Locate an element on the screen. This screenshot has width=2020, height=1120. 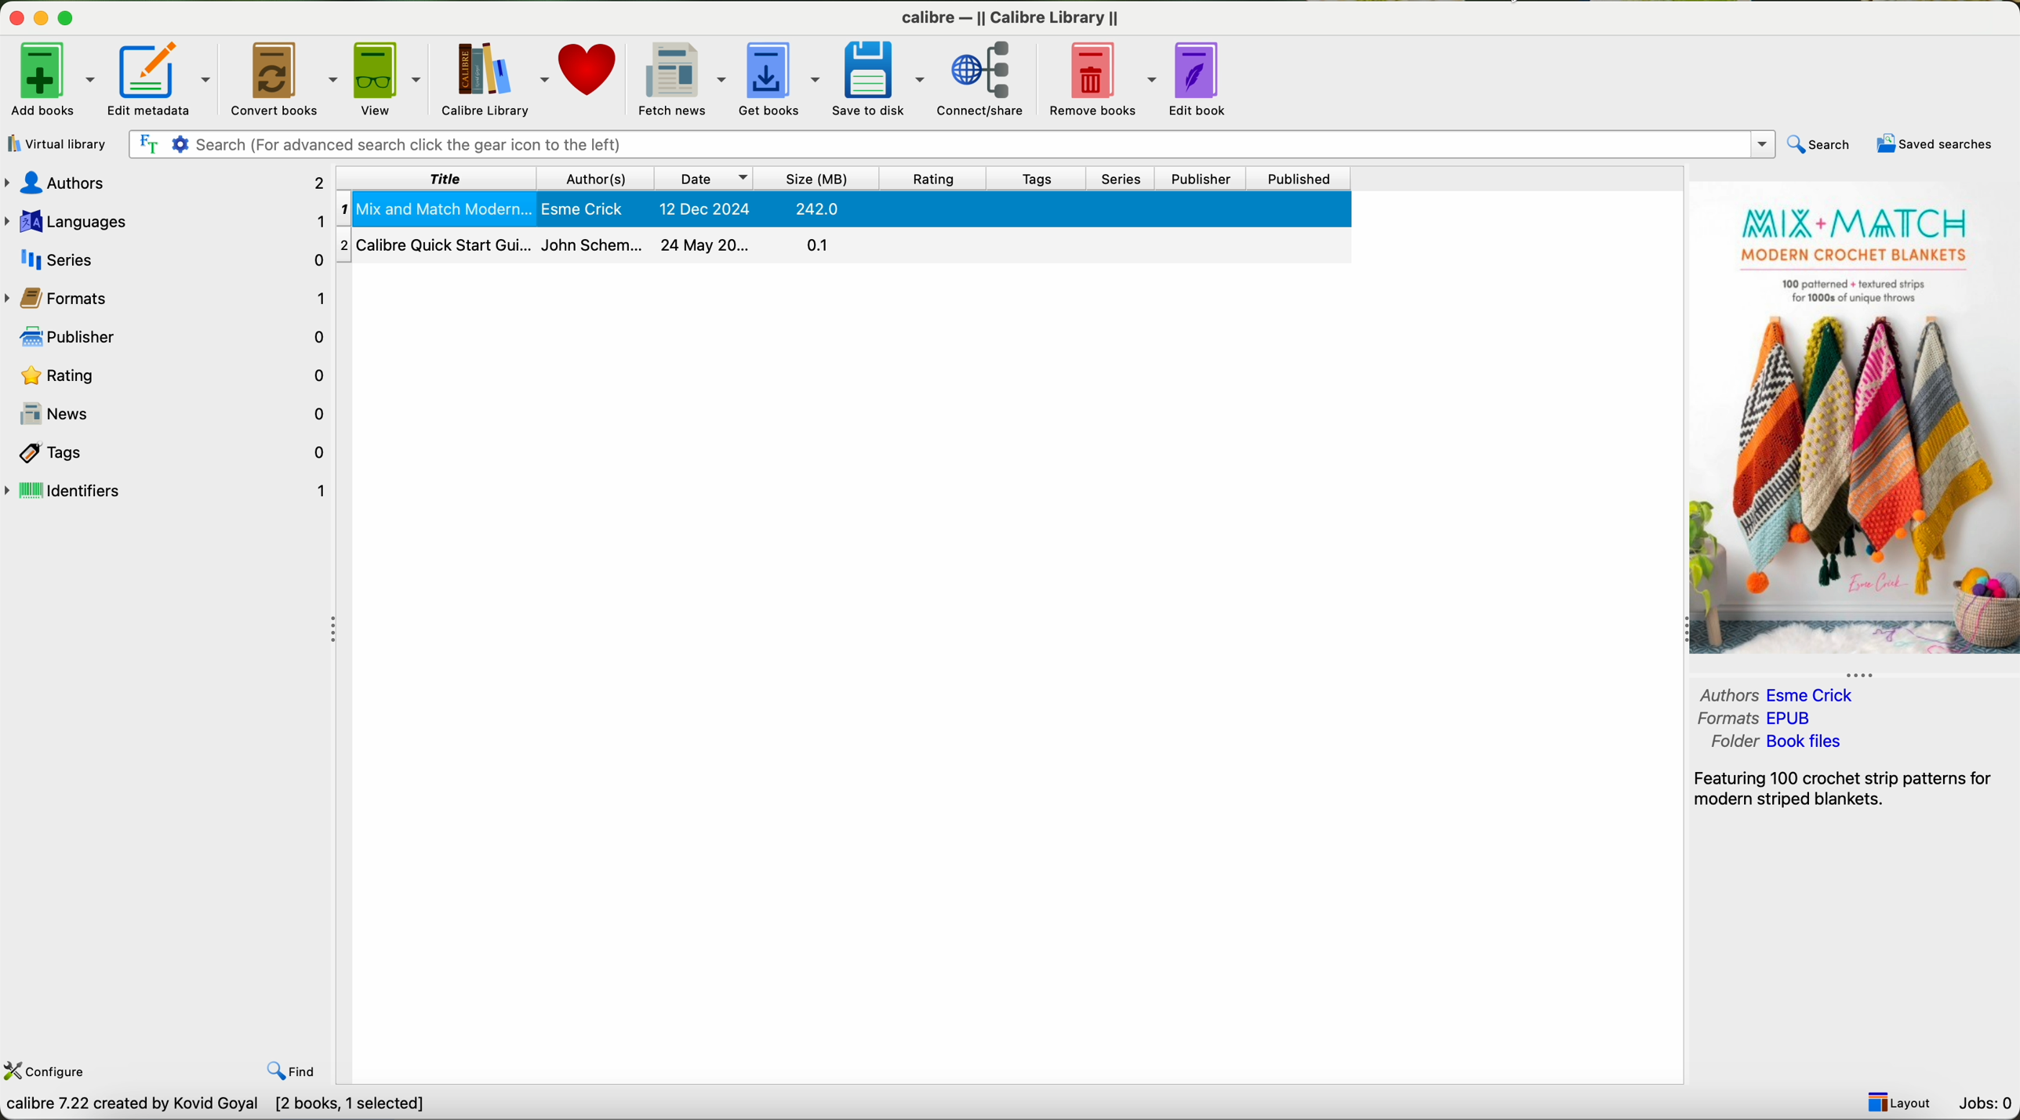
view is located at coordinates (390, 76).